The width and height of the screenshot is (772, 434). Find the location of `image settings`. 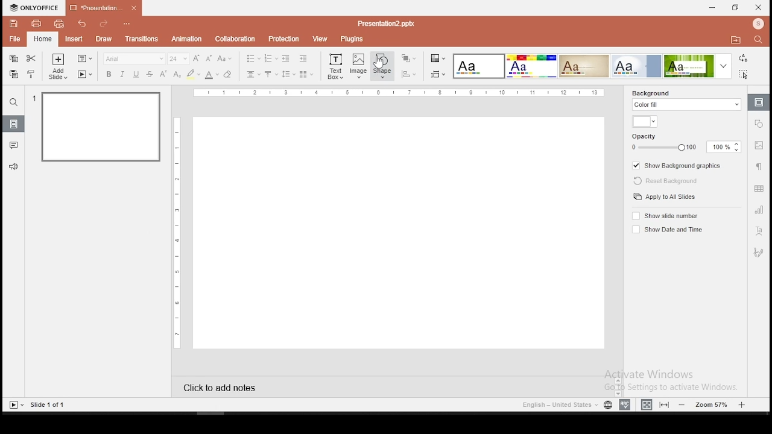

image settings is located at coordinates (759, 145).